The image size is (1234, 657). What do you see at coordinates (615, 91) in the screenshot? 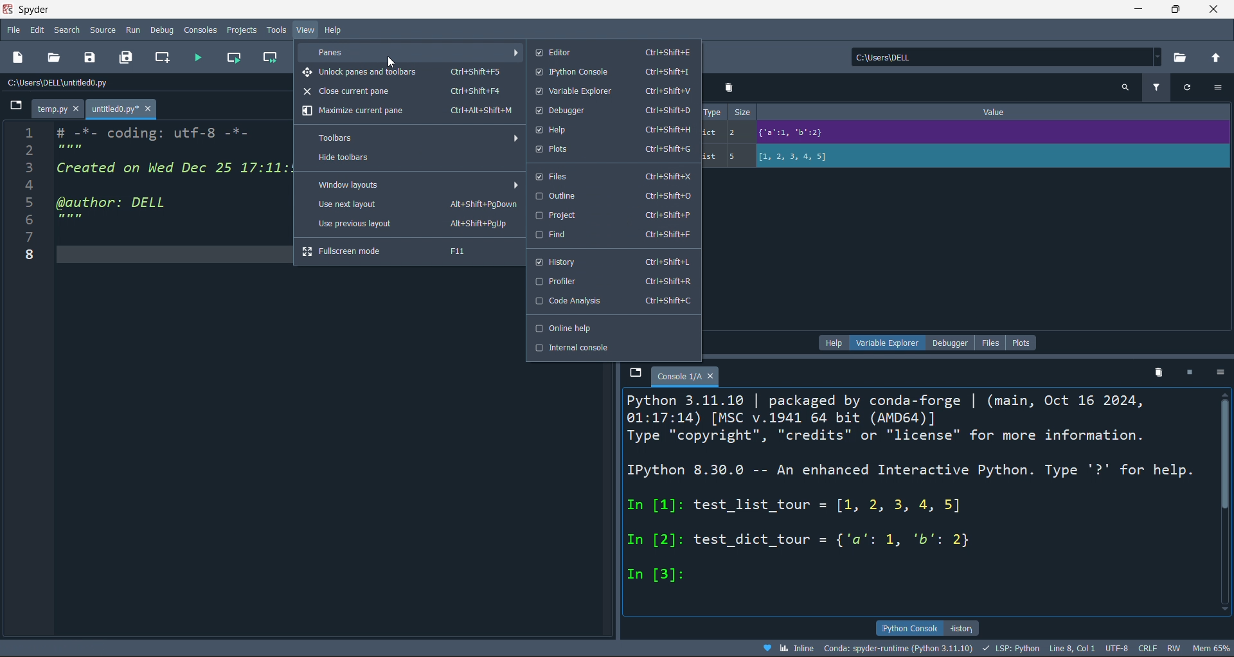
I see `variable explorer` at bounding box center [615, 91].